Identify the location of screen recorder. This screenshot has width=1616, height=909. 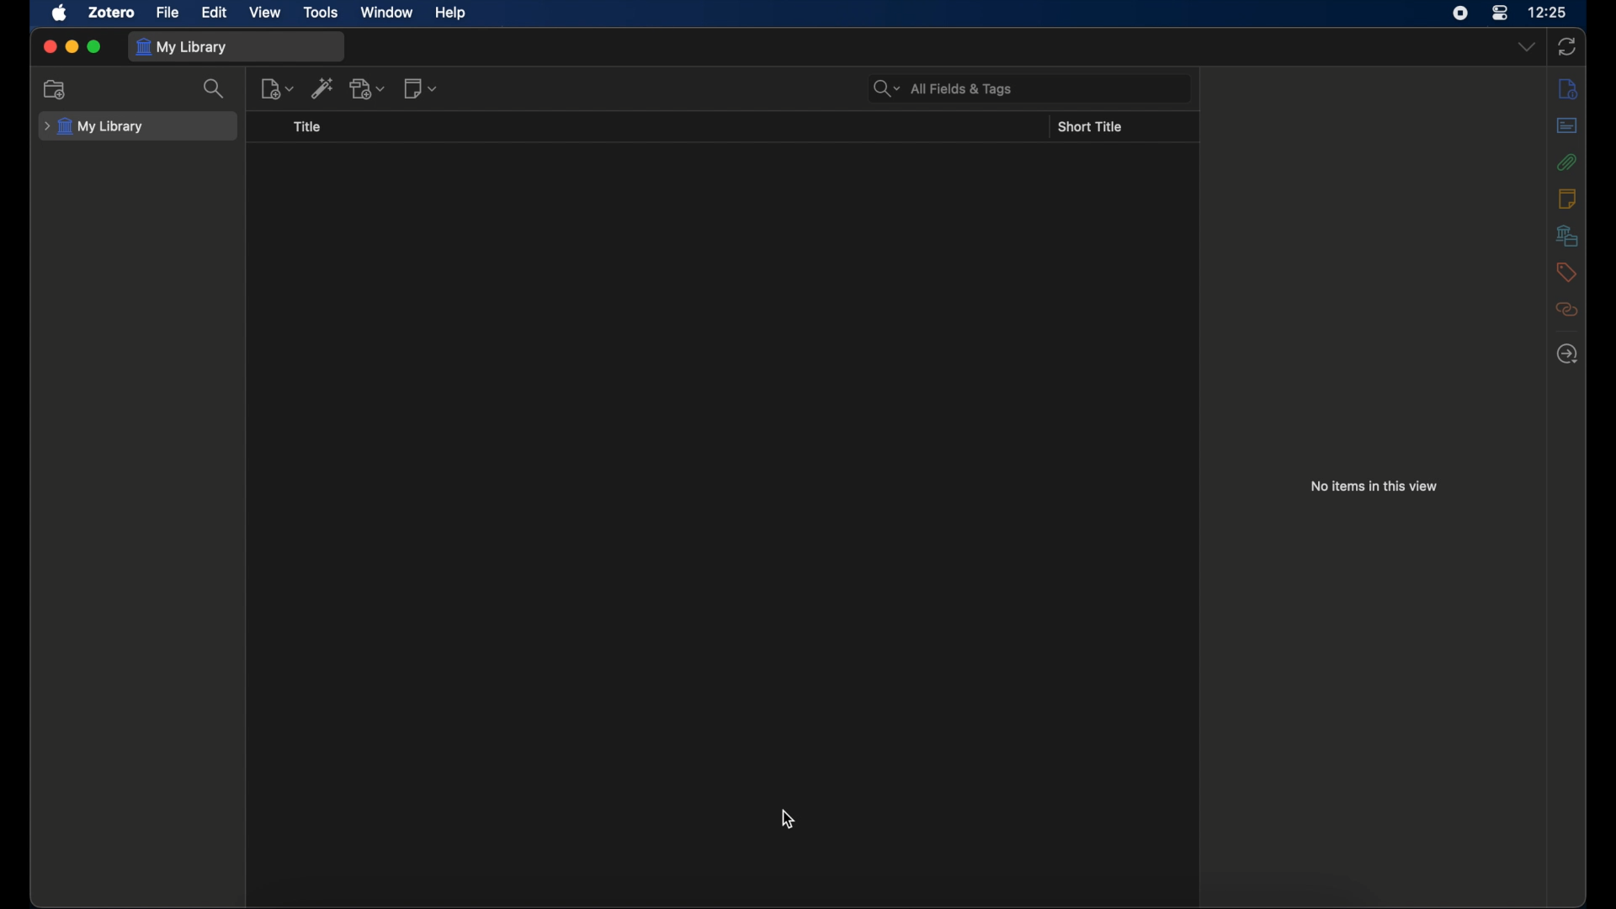
(1463, 13).